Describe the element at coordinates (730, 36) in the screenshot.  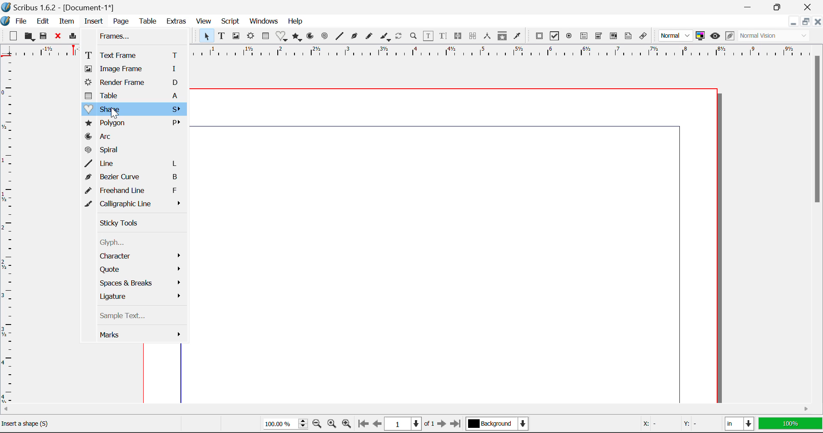
I see `Edit in Preview Mode` at that location.